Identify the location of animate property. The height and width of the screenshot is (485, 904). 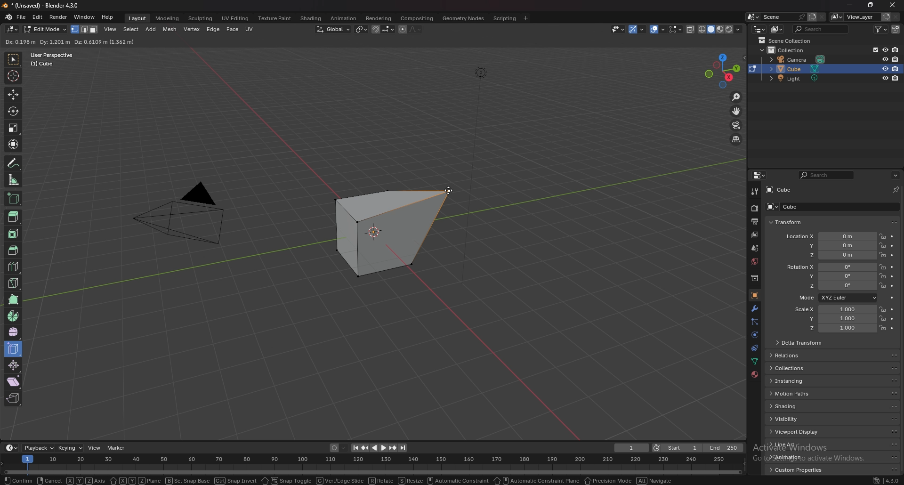
(892, 276).